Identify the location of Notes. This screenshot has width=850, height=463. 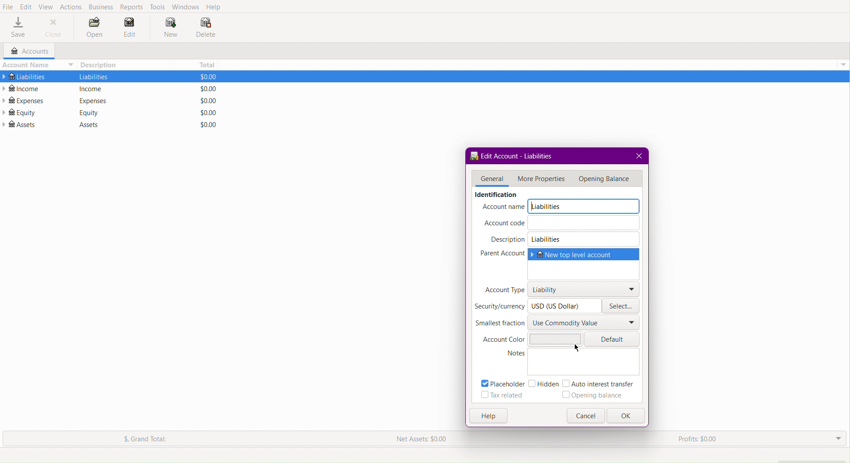
(583, 363).